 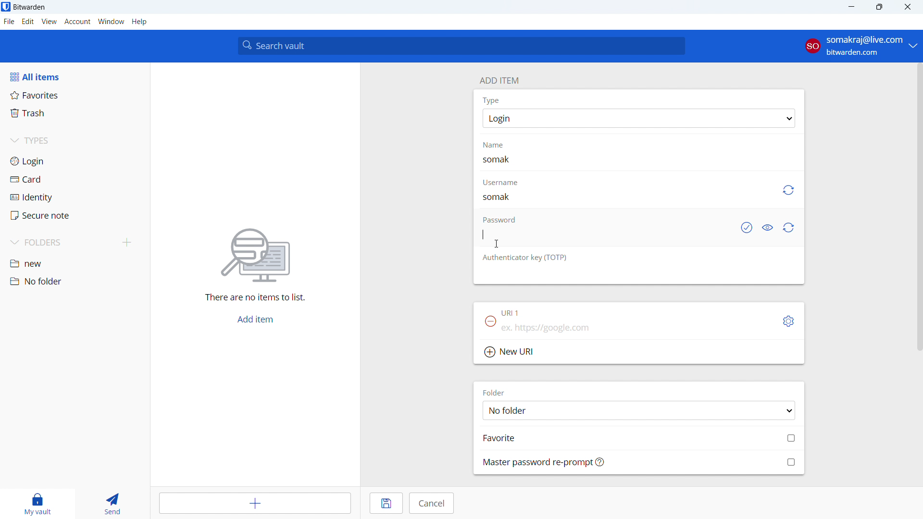 What do you see at coordinates (255, 256) in the screenshot?
I see `searching for file vector icon` at bounding box center [255, 256].